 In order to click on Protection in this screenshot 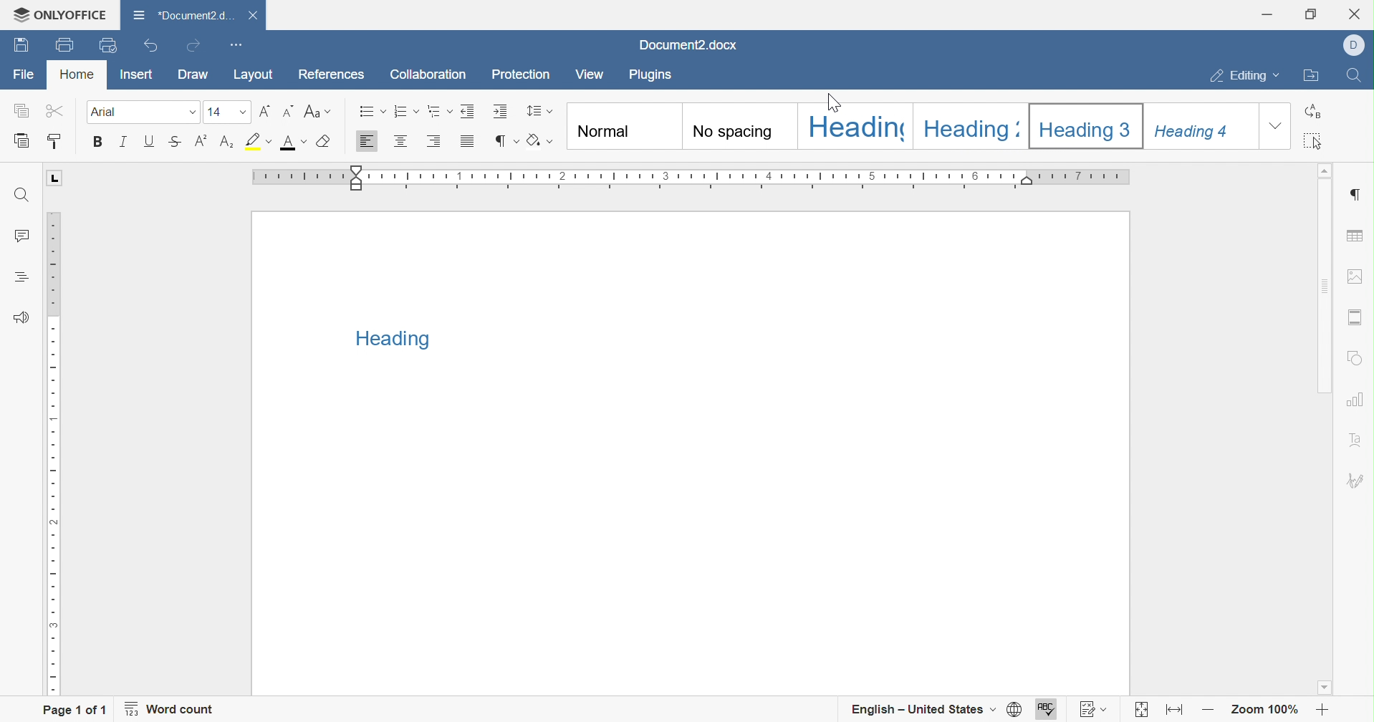, I will do `click(522, 74)`.